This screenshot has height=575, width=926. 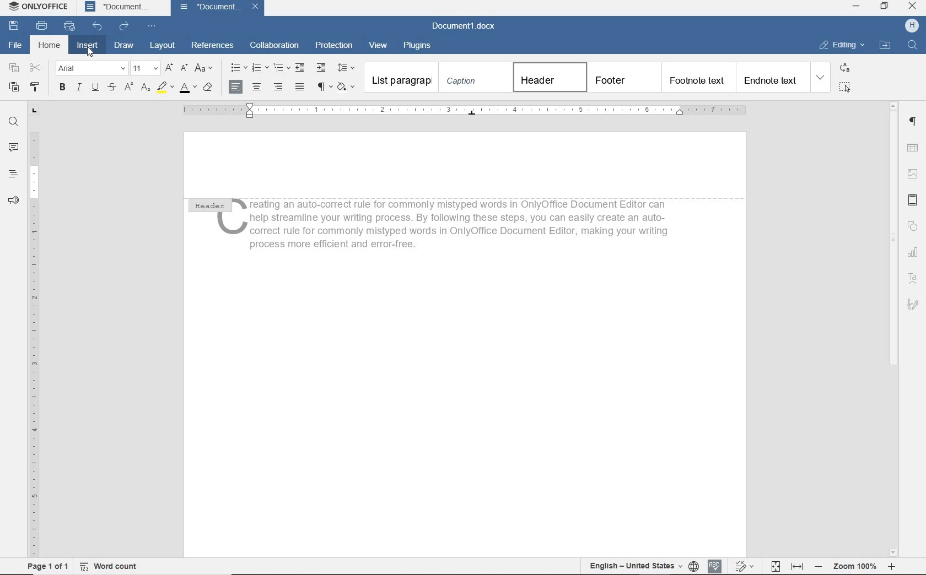 I want to click on RULER, so click(x=34, y=330).